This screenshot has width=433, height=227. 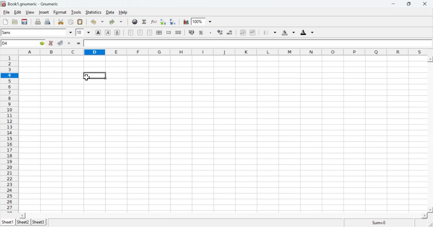 What do you see at coordinates (24, 22) in the screenshot?
I see `Save` at bounding box center [24, 22].